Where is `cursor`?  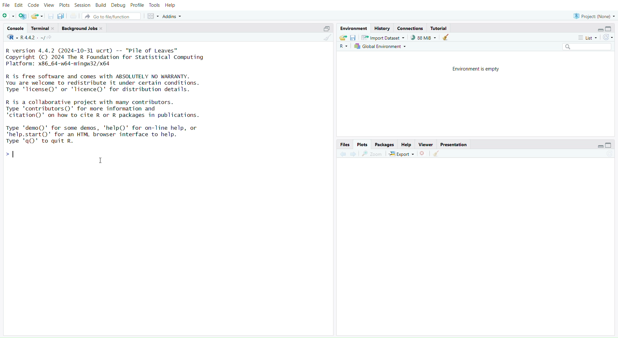
cursor is located at coordinates (100, 161).